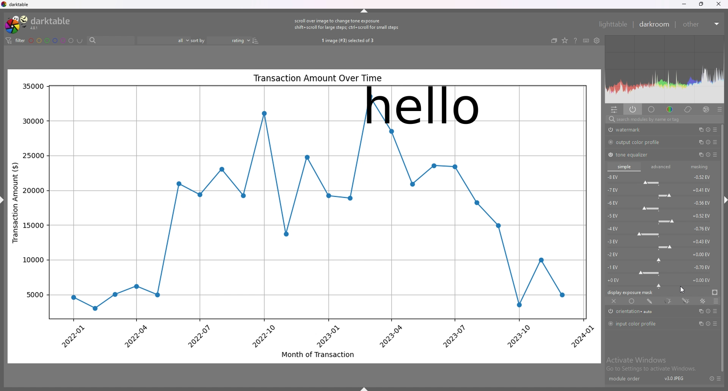 This screenshot has height=391, width=728. What do you see at coordinates (554, 41) in the screenshot?
I see `collapse grouped images` at bounding box center [554, 41].